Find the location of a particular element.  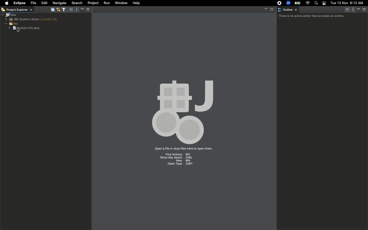

Find actions is located at coordinates (177, 154).